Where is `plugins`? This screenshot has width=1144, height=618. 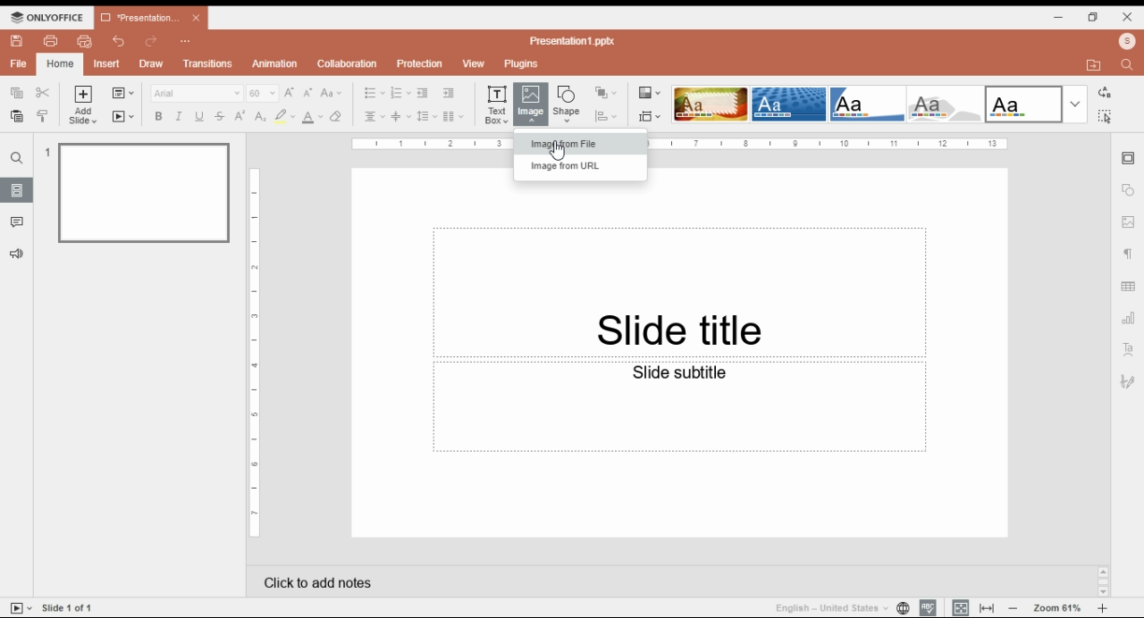
plugins is located at coordinates (522, 64).